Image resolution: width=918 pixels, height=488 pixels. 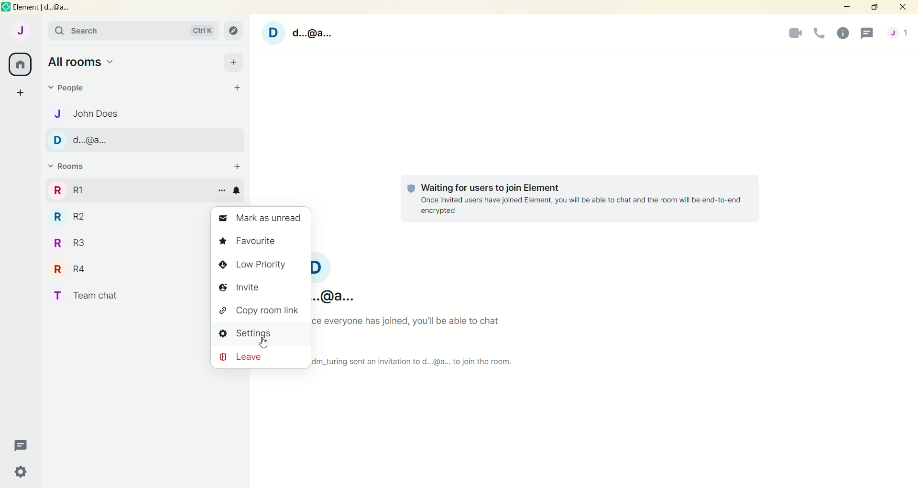 What do you see at coordinates (243, 288) in the screenshot?
I see `invite` at bounding box center [243, 288].